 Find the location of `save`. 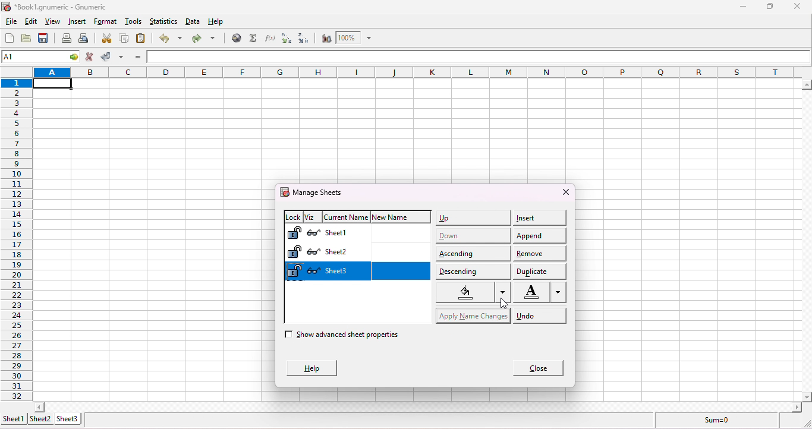

save is located at coordinates (45, 39).